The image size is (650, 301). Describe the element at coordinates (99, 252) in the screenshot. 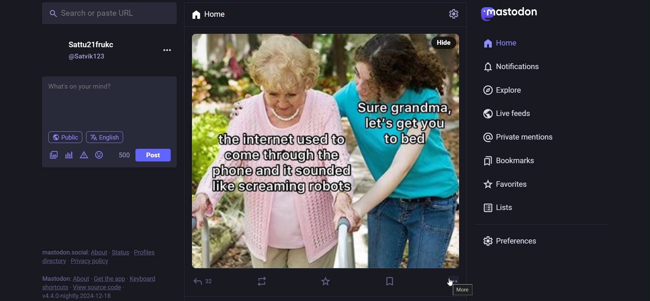

I see `about` at that location.